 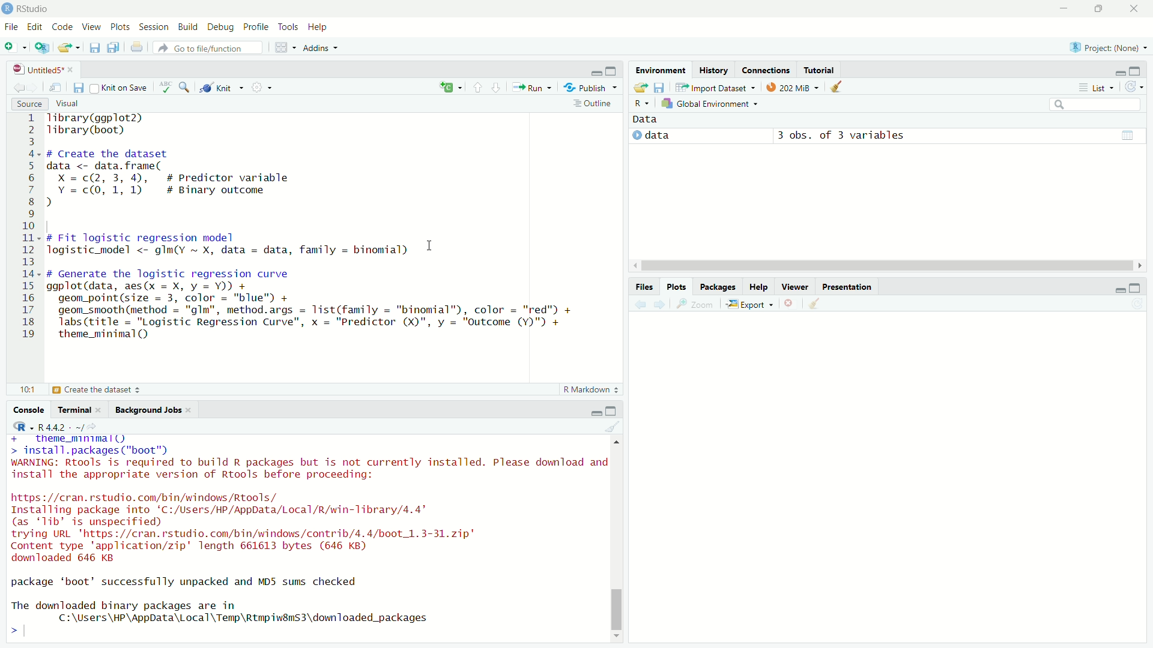 What do you see at coordinates (641, 104) in the screenshot?
I see `R` at bounding box center [641, 104].